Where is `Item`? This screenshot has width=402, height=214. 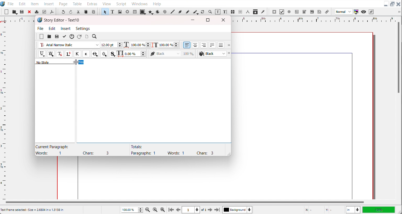 Item is located at coordinates (35, 4).